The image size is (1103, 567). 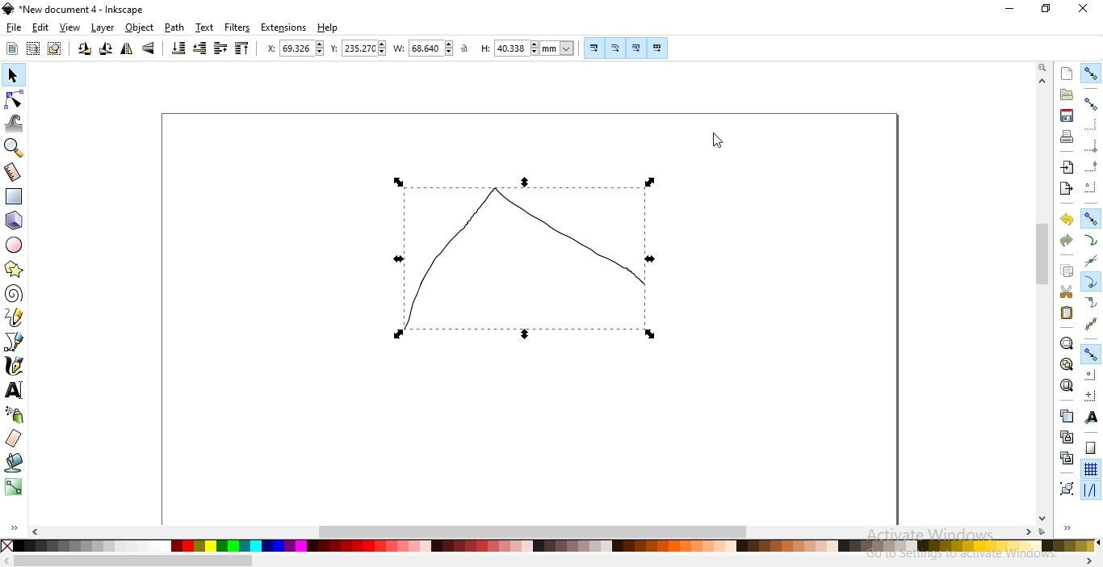 What do you see at coordinates (149, 48) in the screenshot?
I see `flip vertically` at bounding box center [149, 48].